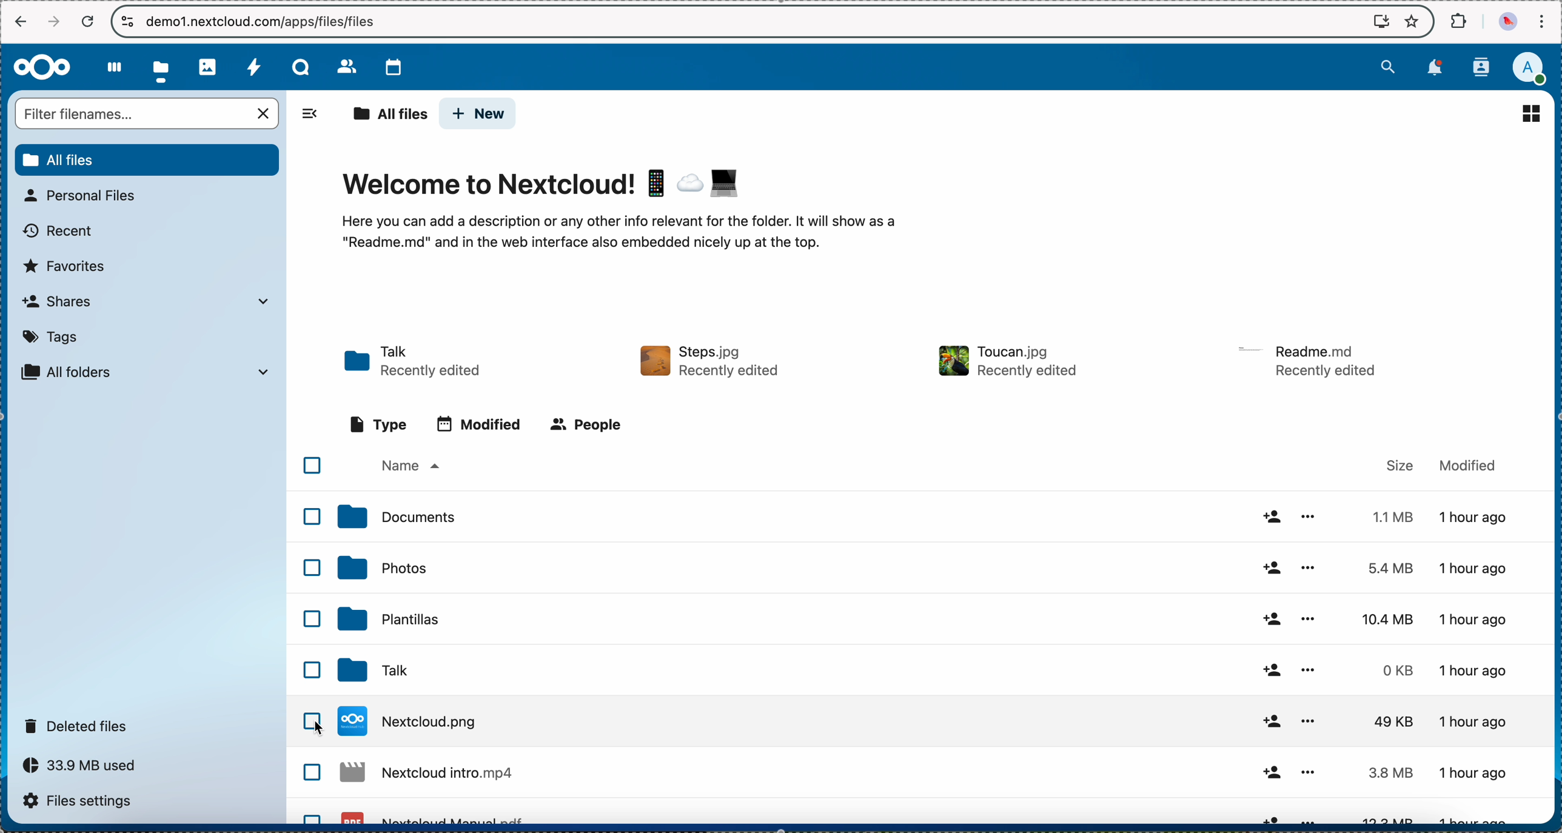  What do you see at coordinates (69, 266) in the screenshot?
I see `favorites` at bounding box center [69, 266].